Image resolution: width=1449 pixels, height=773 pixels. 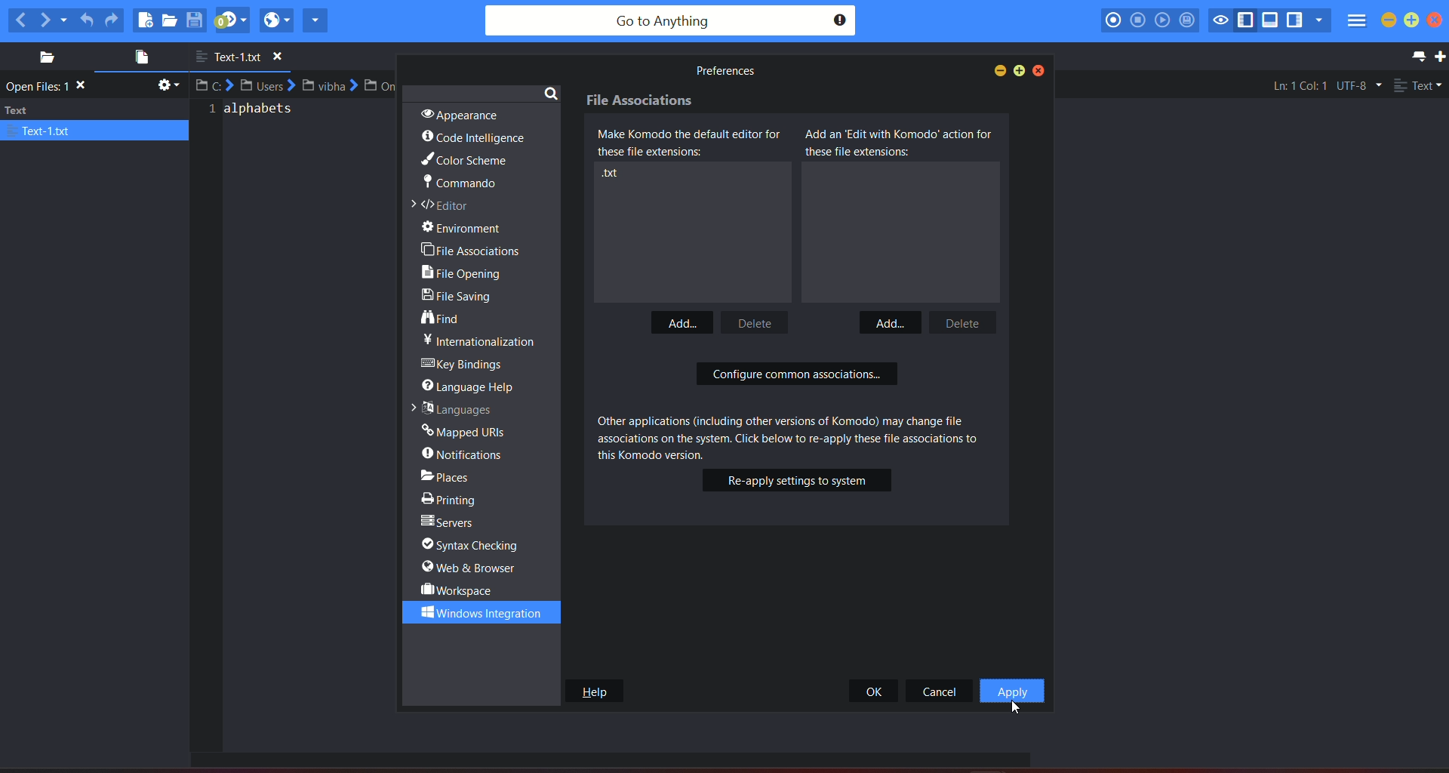 What do you see at coordinates (875, 691) in the screenshot?
I see `ok` at bounding box center [875, 691].